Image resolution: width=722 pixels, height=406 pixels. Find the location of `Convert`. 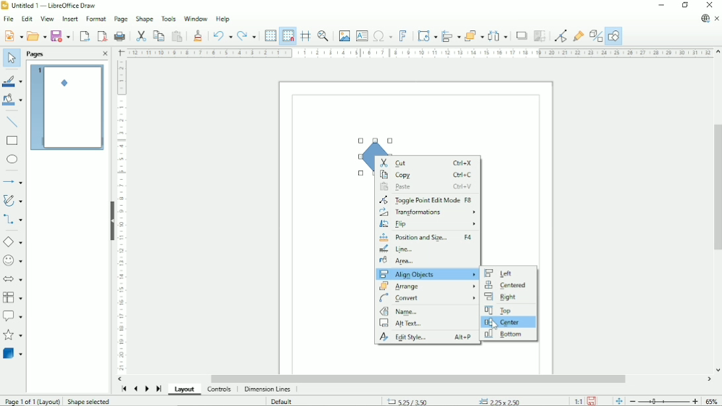

Convert is located at coordinates (426, 298).